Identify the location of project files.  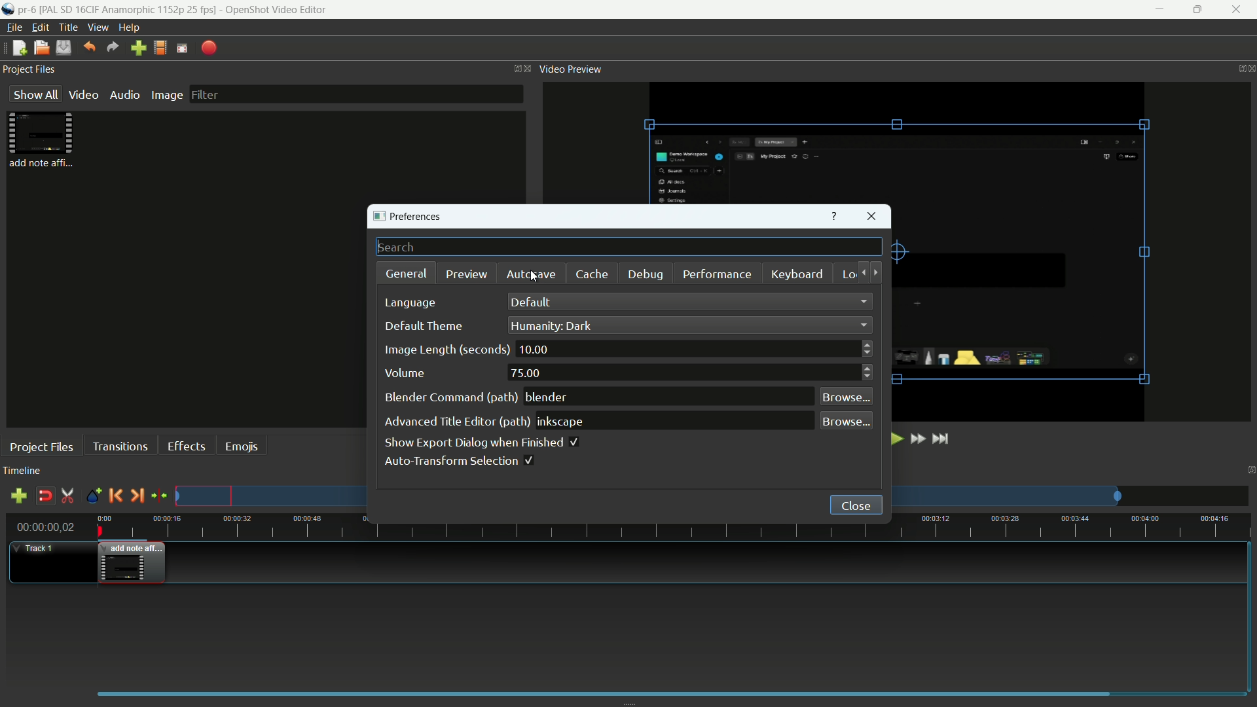
(42, 140).